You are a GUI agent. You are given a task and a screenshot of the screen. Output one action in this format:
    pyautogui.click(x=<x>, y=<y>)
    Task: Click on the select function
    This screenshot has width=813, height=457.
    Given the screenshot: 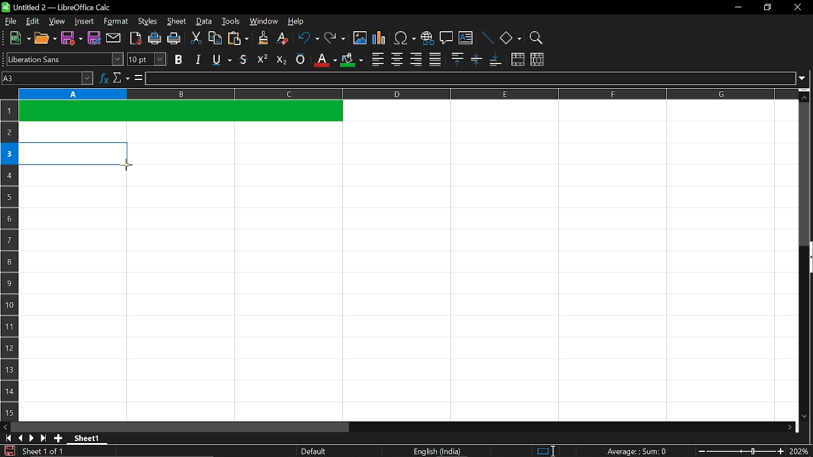 What is the action you would take?
    pyautogui.click(x=121, y=79)
    